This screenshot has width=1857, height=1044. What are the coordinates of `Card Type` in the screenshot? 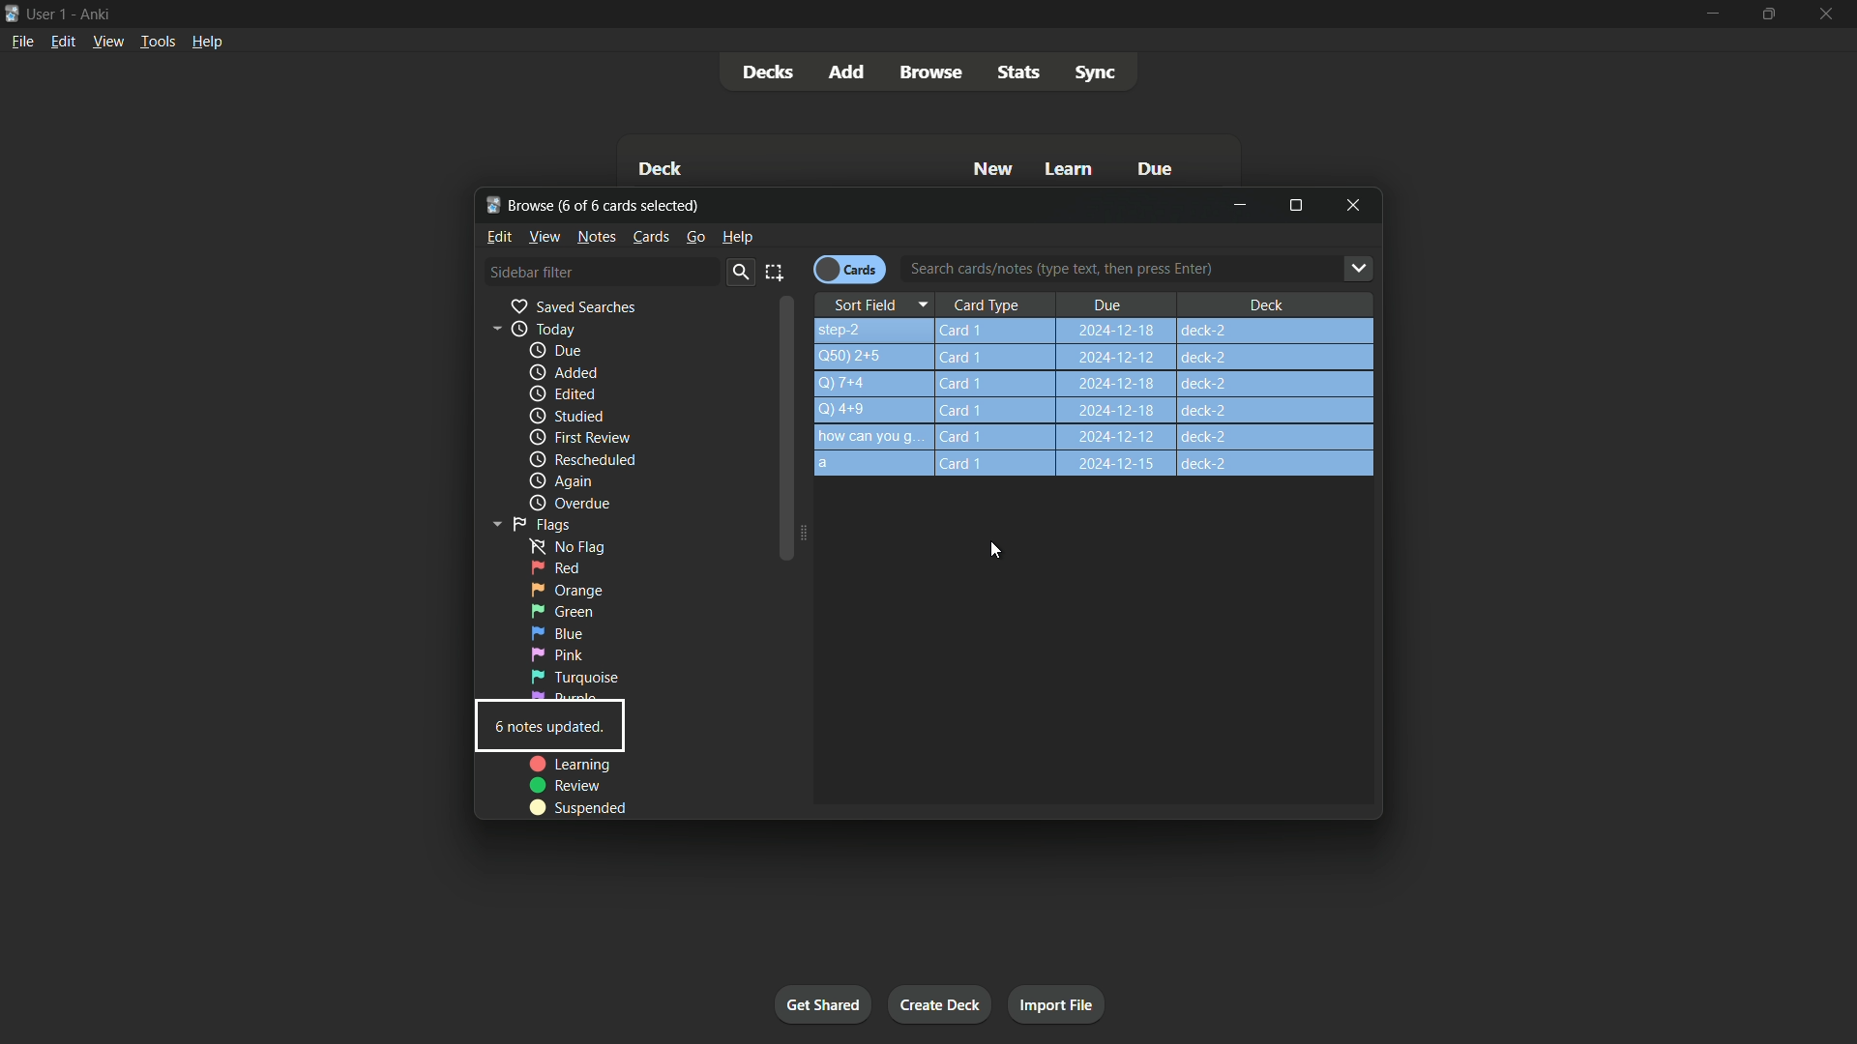 It's located at (996, 304).